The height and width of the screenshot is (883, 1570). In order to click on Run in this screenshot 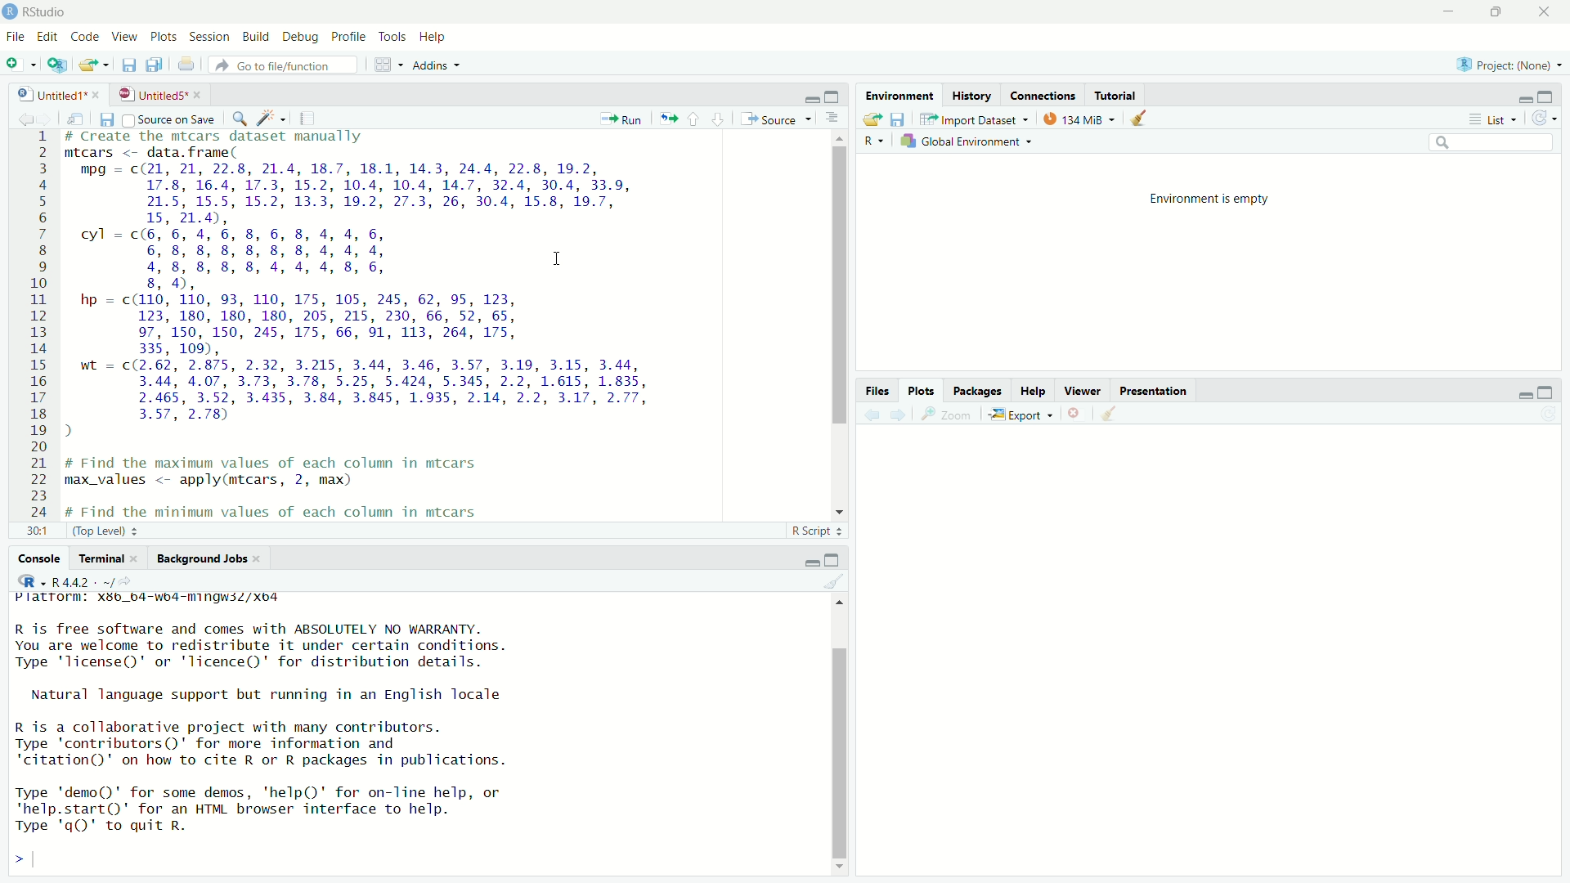, I will do `click(623, 118)`.